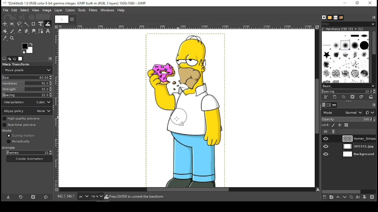  I want to click on edit this brush, so click(326, 97).